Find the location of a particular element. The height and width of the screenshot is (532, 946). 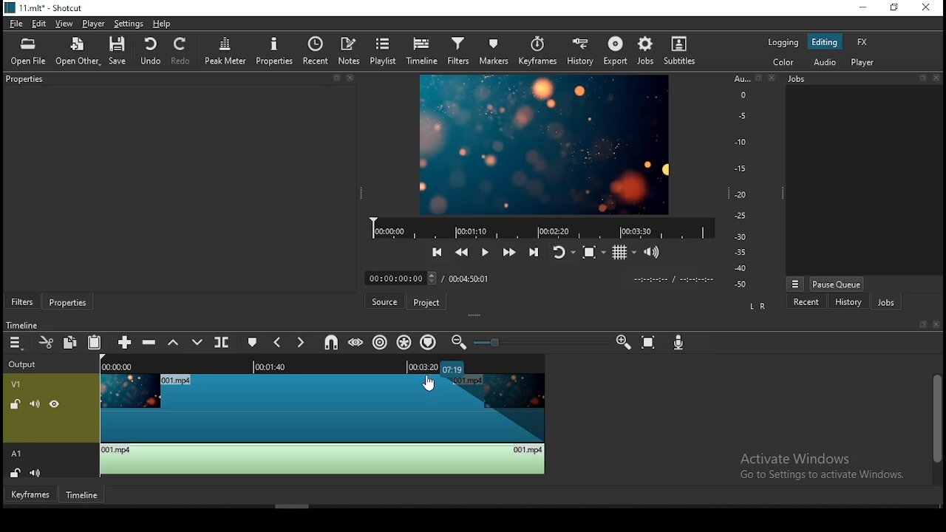

recent is located at coordinates (806, 303).